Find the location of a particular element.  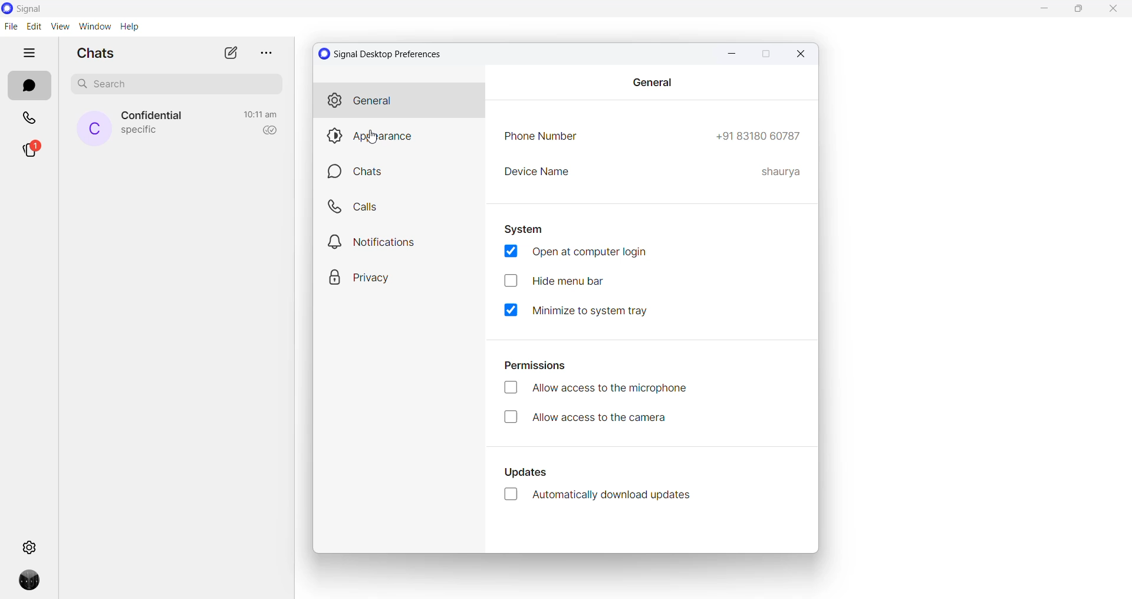

view is located at coordinates (60, 26).